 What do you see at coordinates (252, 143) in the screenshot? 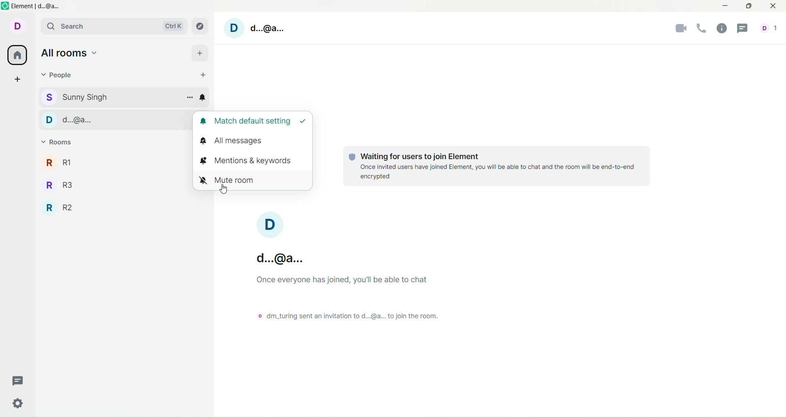
I see `all messages` at bounding box center [252, 143].